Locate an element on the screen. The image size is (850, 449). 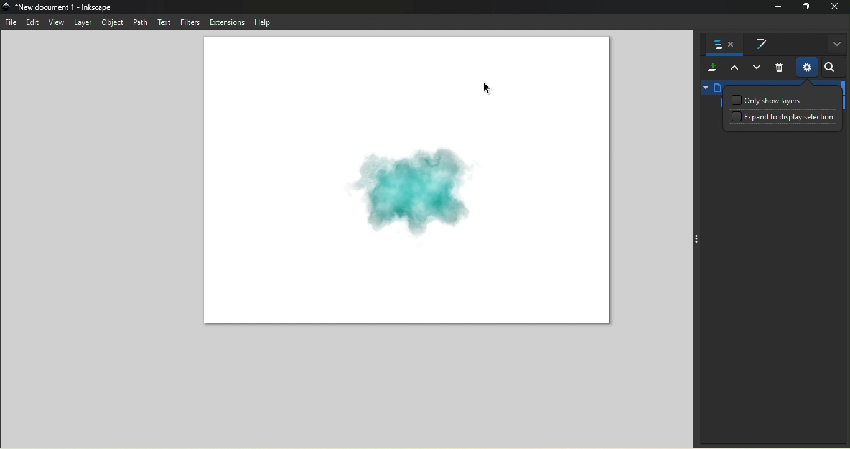
Close is located at coordinates (836, 7).